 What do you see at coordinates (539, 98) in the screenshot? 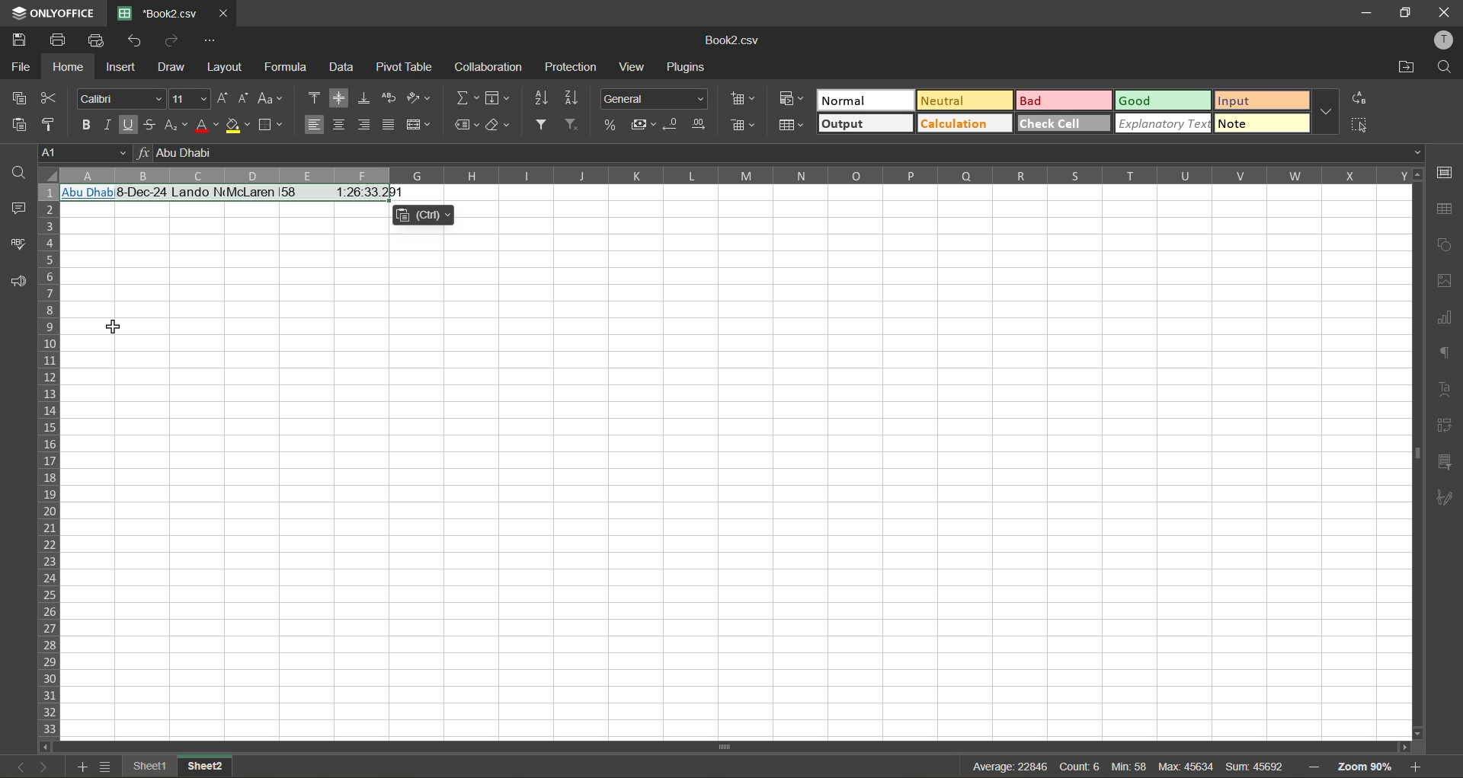
I see `sort ascending` at bounding box center [539, 98].